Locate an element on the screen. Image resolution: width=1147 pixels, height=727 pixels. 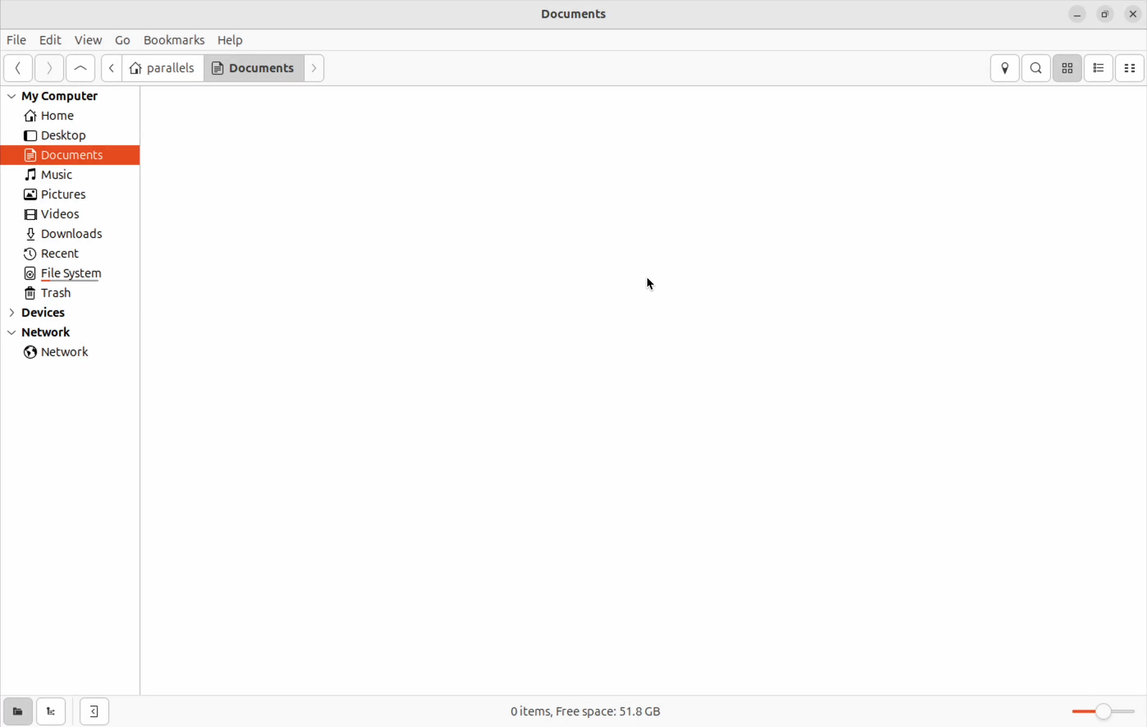
Documents is located at coordinates (66, 154).